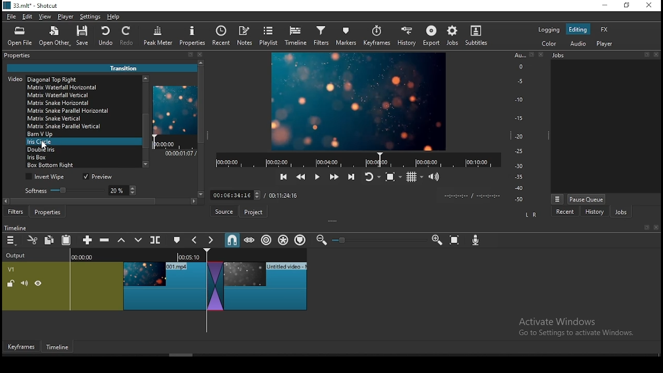 The width and height of the screenshot is (663, 373). Describe the element at coordinates (12, 17) in the screenshot. I see `file` at that location.